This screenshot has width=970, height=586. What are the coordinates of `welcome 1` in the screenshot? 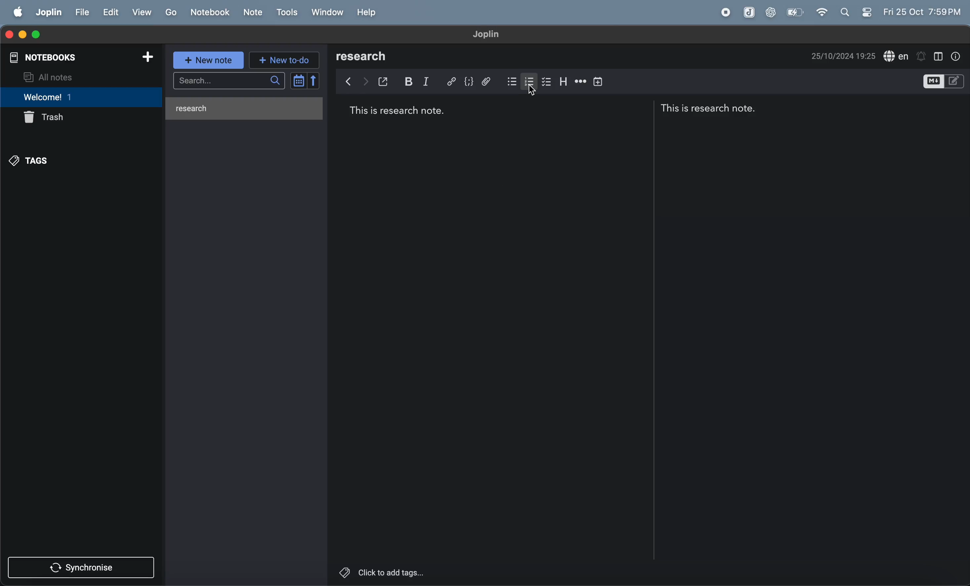 It's located at (83, 97).